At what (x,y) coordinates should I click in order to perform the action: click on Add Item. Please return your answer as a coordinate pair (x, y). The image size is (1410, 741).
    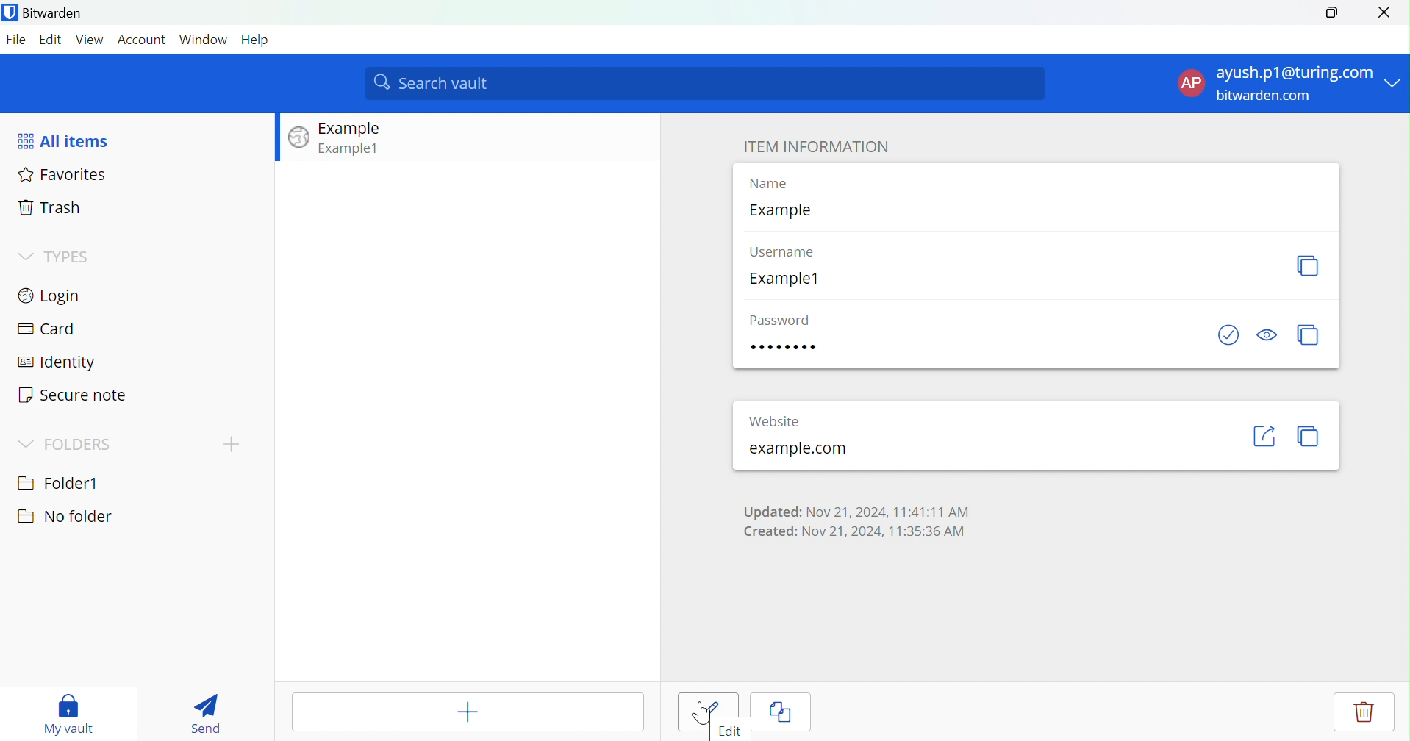
    Looking at the image, I should click on (469, 712).